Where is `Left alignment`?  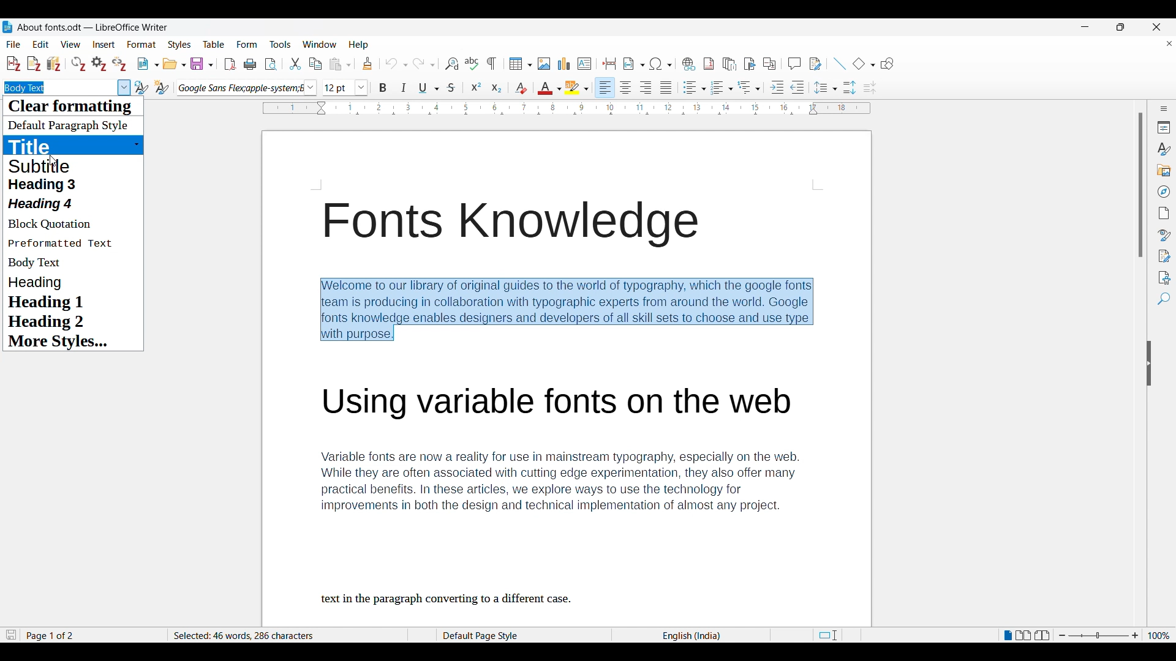
Left alignment is located at coordinates (605, 88).